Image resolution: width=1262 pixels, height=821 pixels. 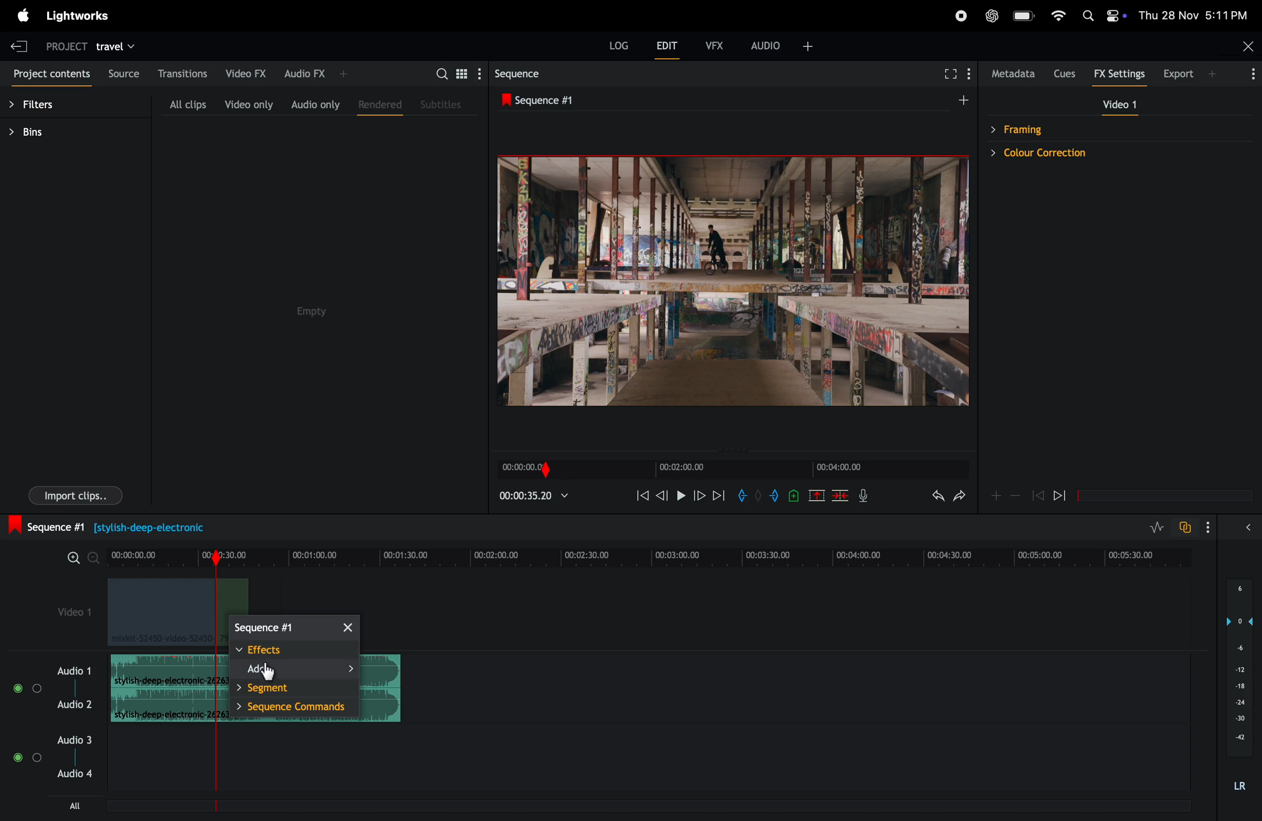 What do you see at coordinates (1059, 14) in the screenshot?
I see `wifi` at bounding box center [1059, 14].